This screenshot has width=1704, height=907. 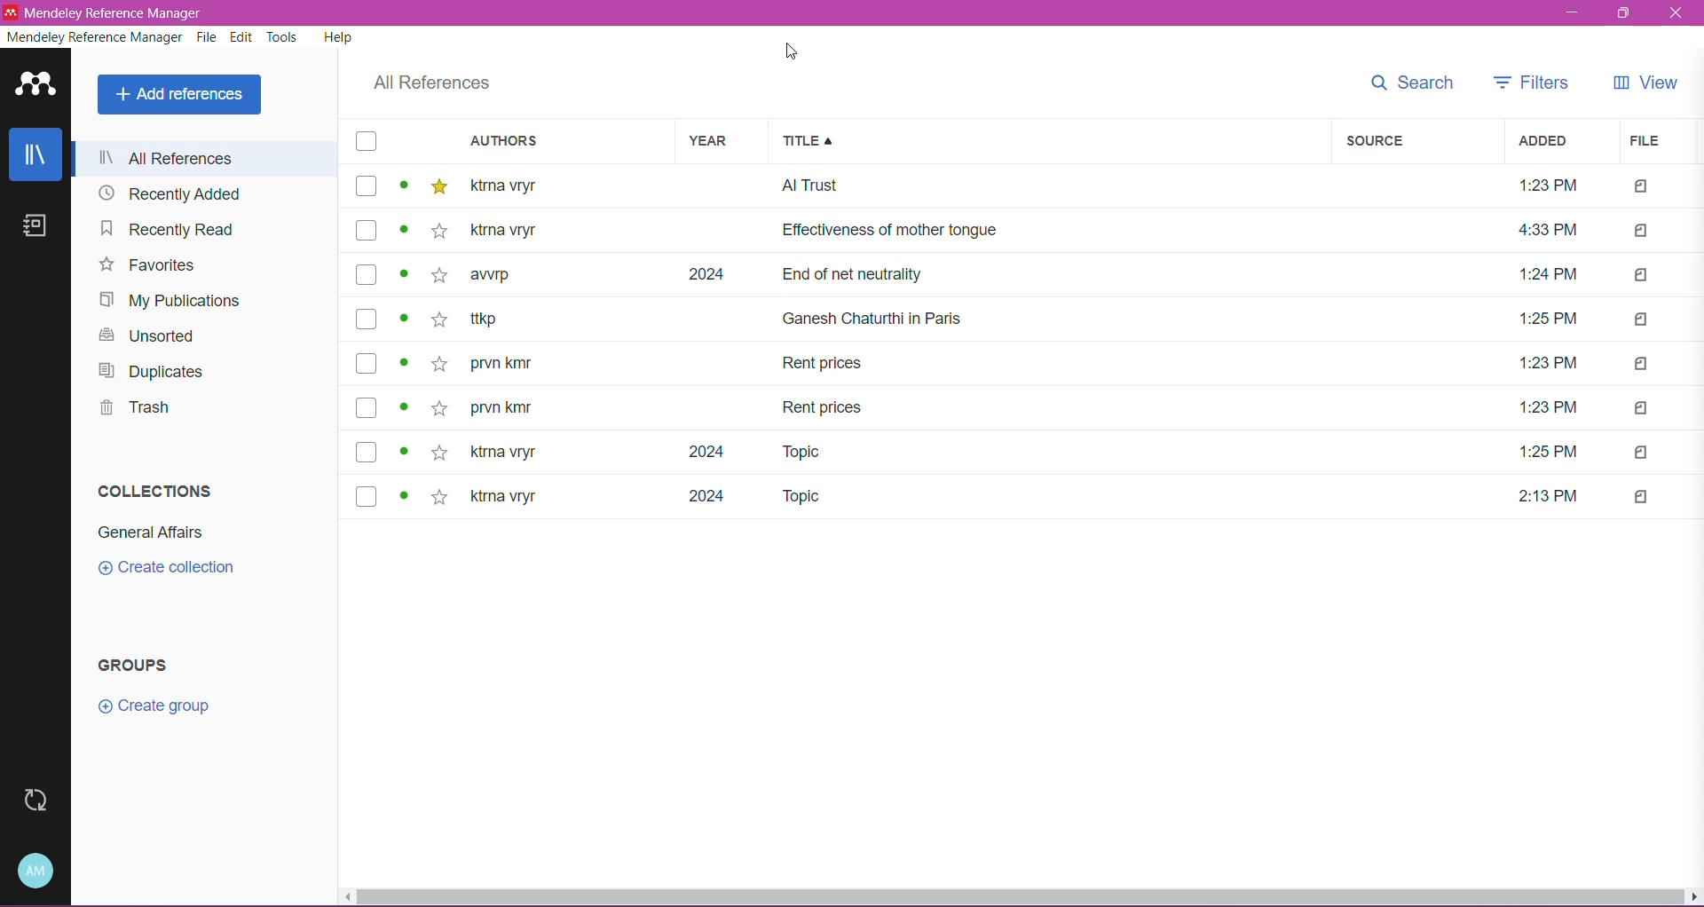 What do you see at coordinates (1028, 189) in the screenshot?
I see `ktrna vryr Al Trust 1:23PM` at bounding box center [1028, 189].